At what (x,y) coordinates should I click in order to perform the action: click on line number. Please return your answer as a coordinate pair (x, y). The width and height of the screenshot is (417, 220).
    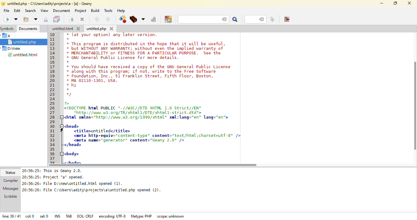
    Looking at the image, I should click on (251, 20).